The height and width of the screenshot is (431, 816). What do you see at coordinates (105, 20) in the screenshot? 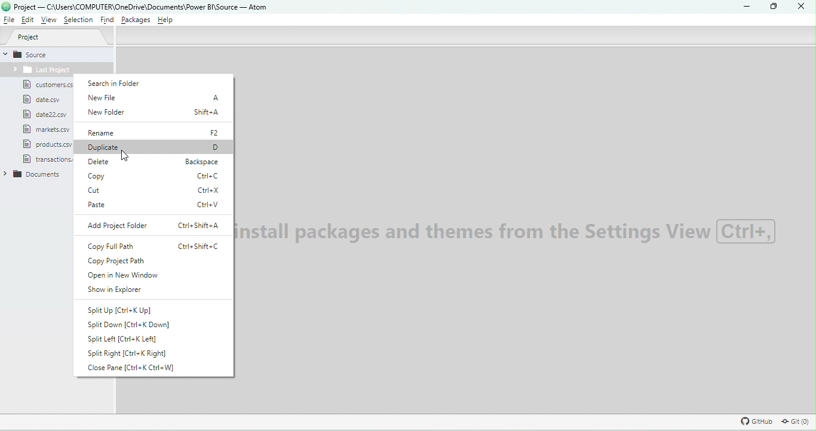
I see `Find` at bounding box center [105, 20].